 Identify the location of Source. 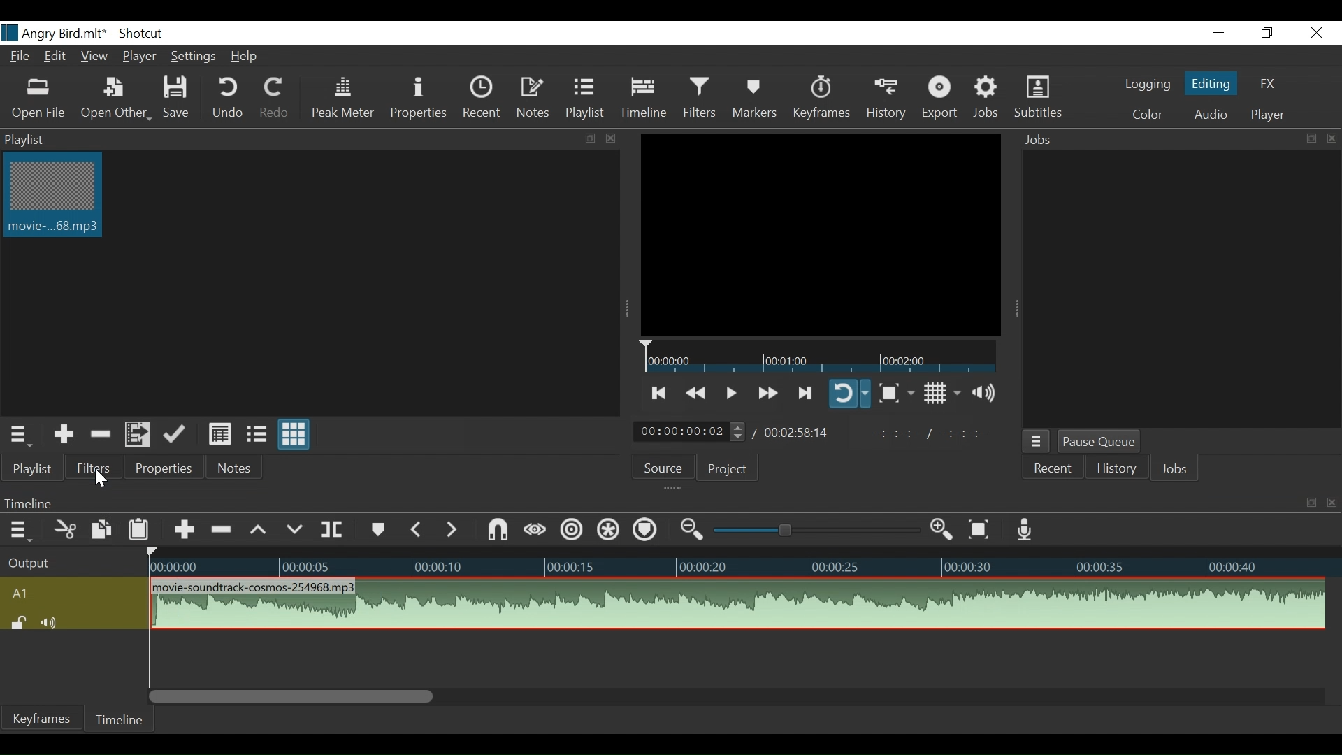
(665, 467).